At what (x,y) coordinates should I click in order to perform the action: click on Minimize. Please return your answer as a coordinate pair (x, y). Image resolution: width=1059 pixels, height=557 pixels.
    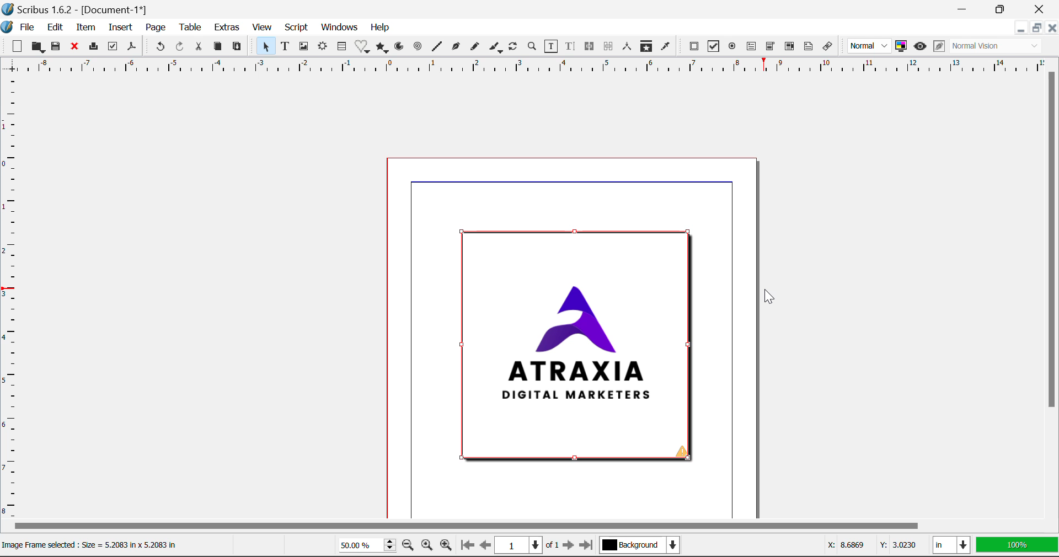
    Looking at the image, I should click on (1002, 8).